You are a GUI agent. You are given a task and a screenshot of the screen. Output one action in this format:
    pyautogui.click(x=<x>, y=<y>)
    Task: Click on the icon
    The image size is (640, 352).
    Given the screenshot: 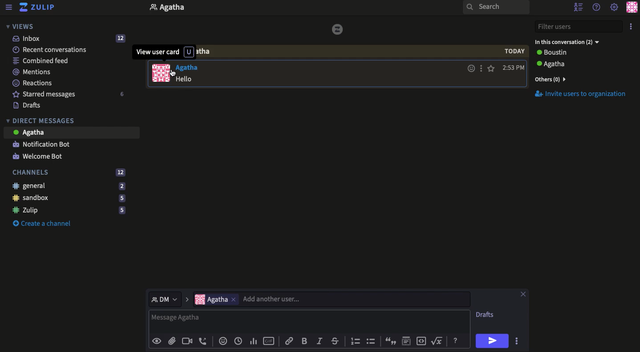 What is the action you would take?
    pyautogui.click(x=338, y=29)
    